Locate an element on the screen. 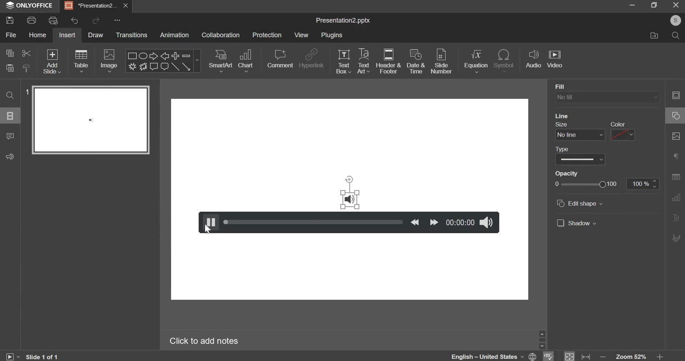 The width and height of the screenshot is (685, 361). slide is located at coordinates (10, 116).